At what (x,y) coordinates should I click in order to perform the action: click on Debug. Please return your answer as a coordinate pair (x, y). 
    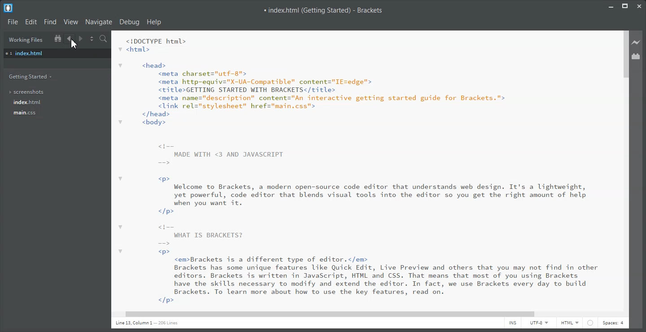
    Looking at the image, I should click on (129, 22).